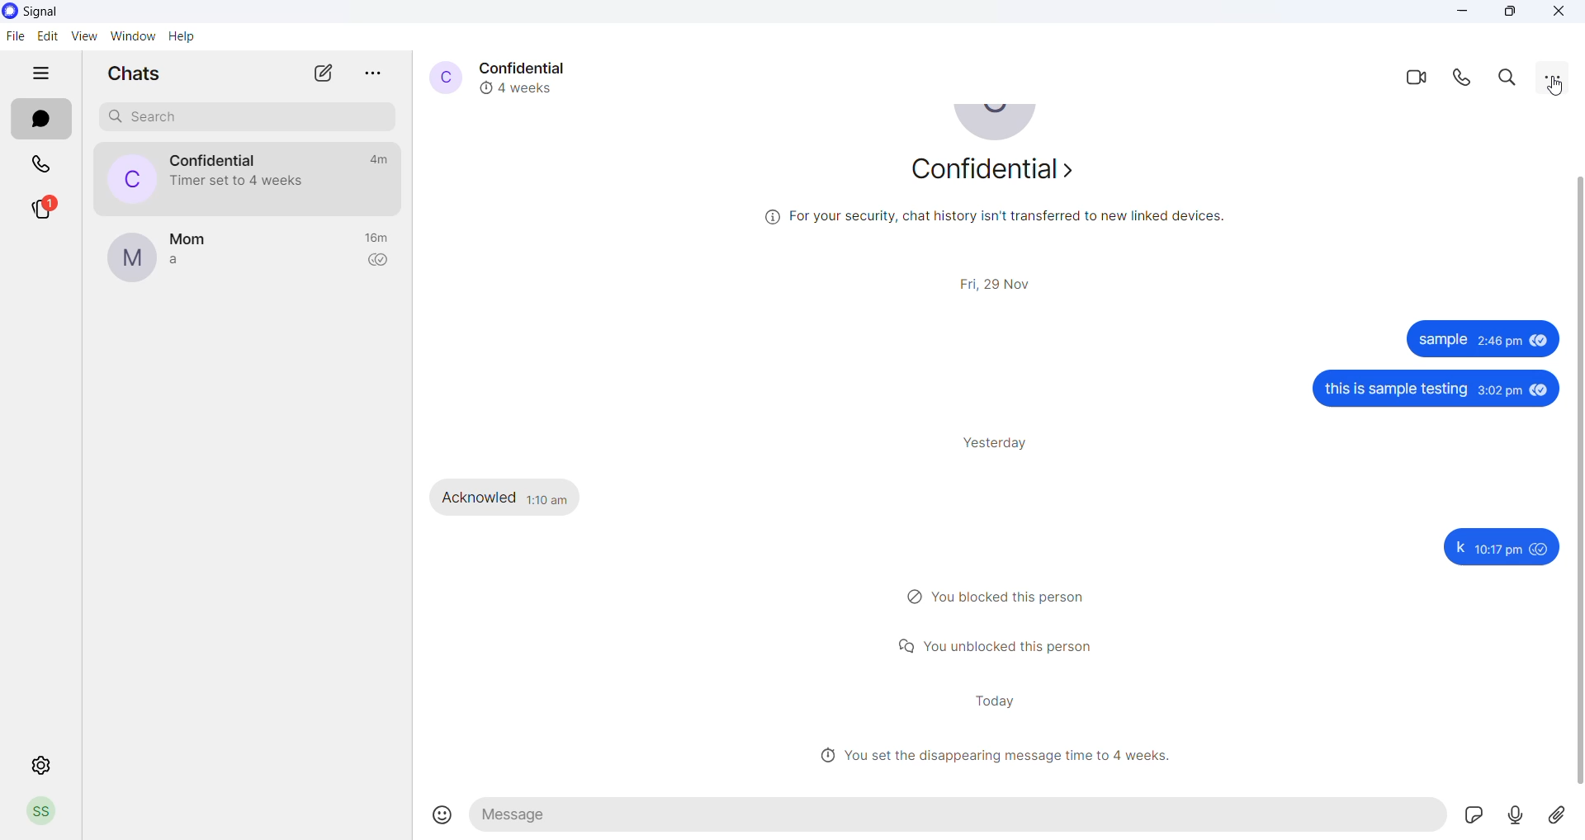 The image size is (1585, 840). What do you see at coordinates (43, 208) in the screenshot?
I see `stories` at bounding box center [43, 208].